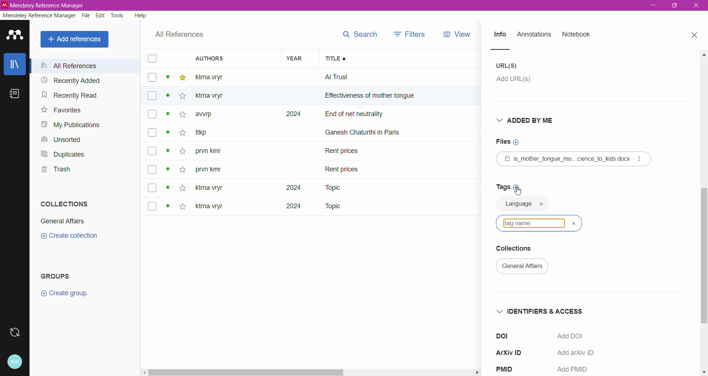  I want to click on Collections, so click(65, 203).